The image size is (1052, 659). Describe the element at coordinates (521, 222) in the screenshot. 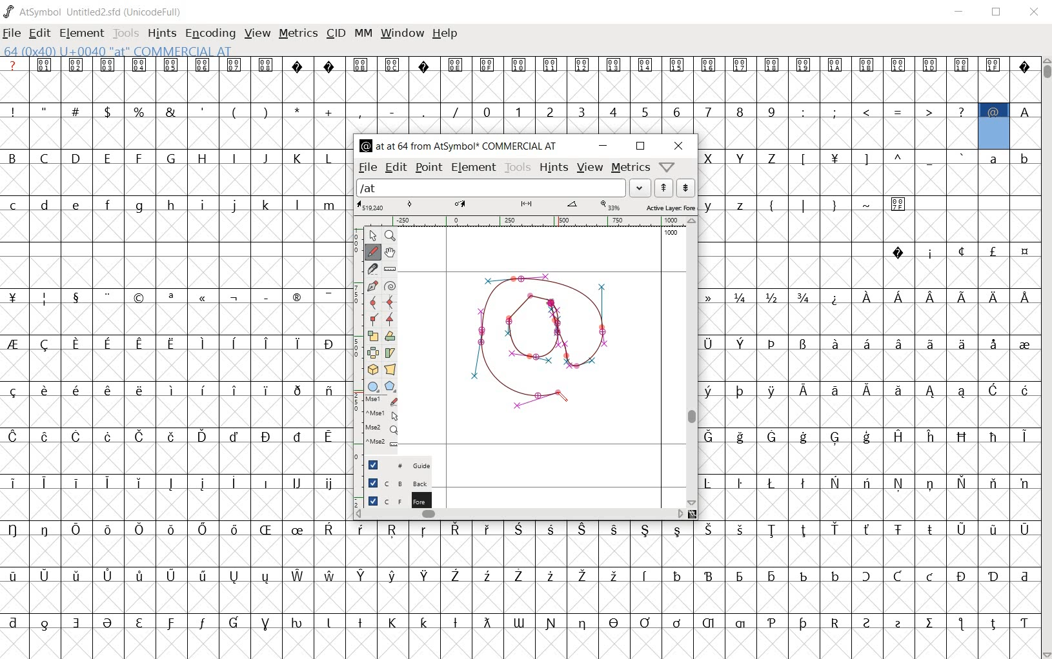

I see `ruler` at that location.